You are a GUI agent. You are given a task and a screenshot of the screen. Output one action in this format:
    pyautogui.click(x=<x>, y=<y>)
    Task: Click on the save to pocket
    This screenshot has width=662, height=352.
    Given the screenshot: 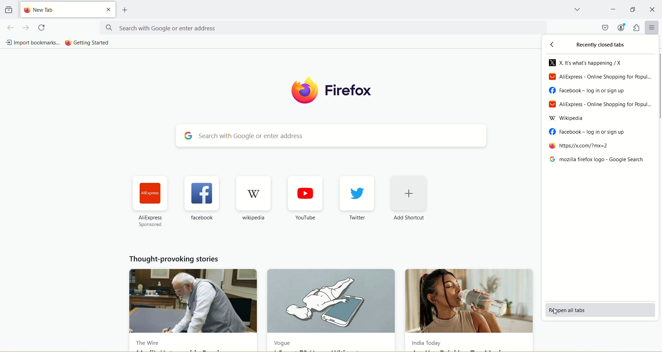 What is the action you would take?
    pyautogui.click(x=605, y=28)
    